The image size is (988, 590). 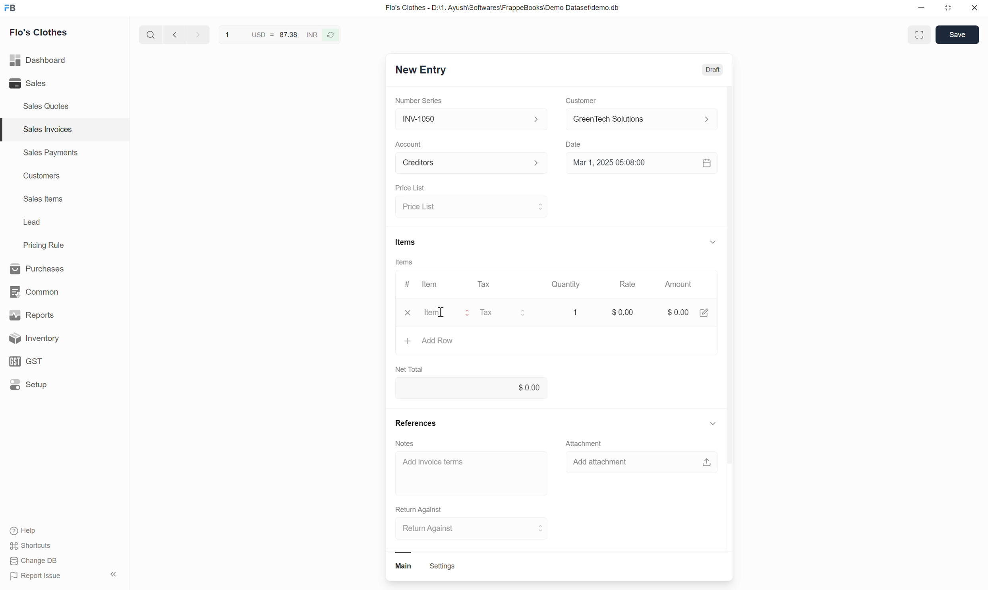 I want to click on Dashboard , so click(x=52, y=60).